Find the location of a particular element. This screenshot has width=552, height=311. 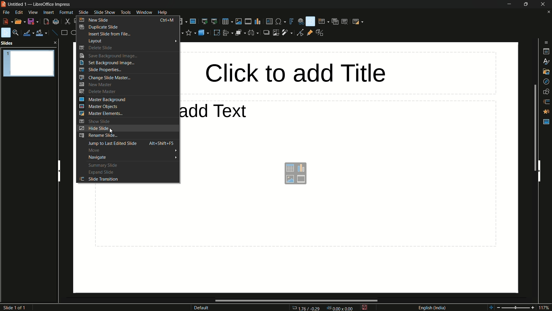

rename slide is located at coordinates (98, 136).